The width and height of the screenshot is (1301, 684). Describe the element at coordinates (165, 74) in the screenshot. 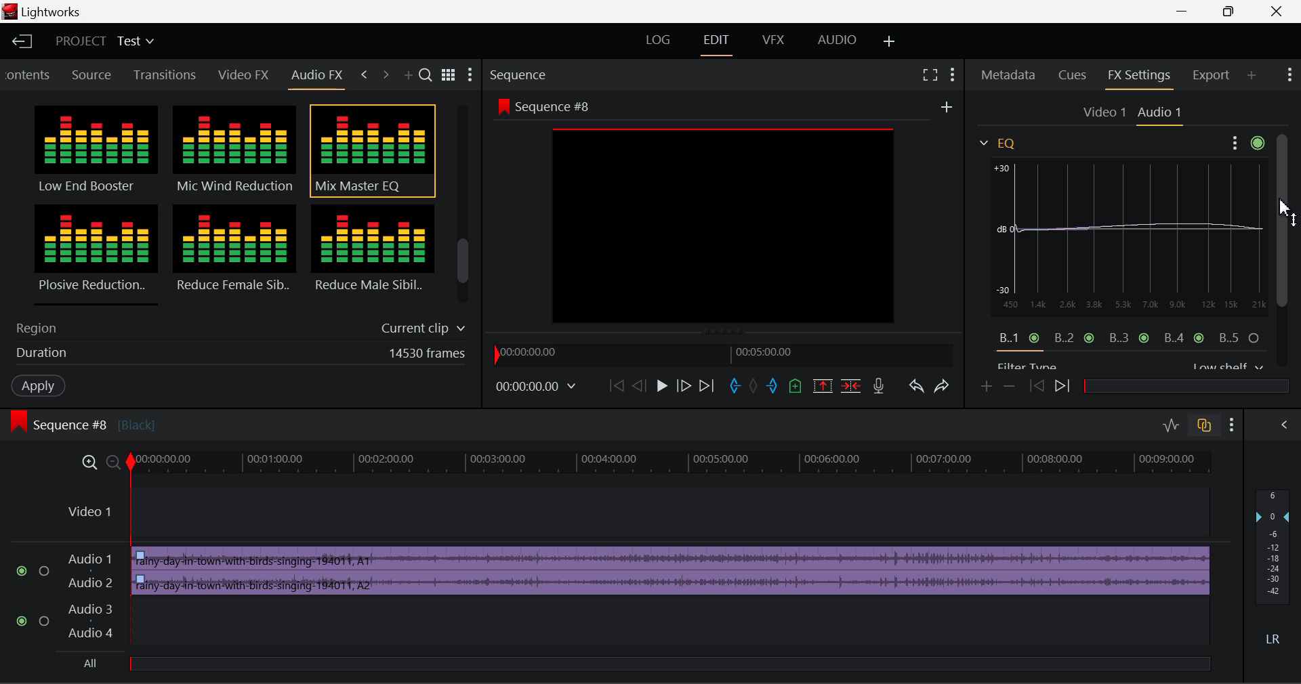

I see `Transitions` at that location.